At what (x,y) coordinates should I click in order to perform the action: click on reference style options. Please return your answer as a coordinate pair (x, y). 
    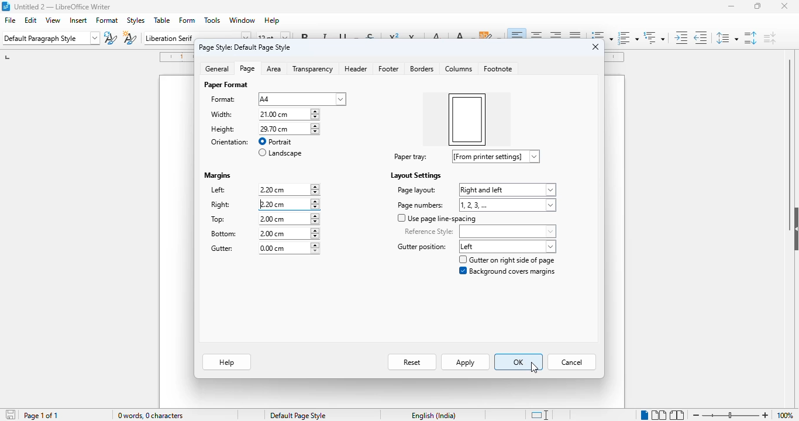
    Looking at the image, I should click on (509, 232).